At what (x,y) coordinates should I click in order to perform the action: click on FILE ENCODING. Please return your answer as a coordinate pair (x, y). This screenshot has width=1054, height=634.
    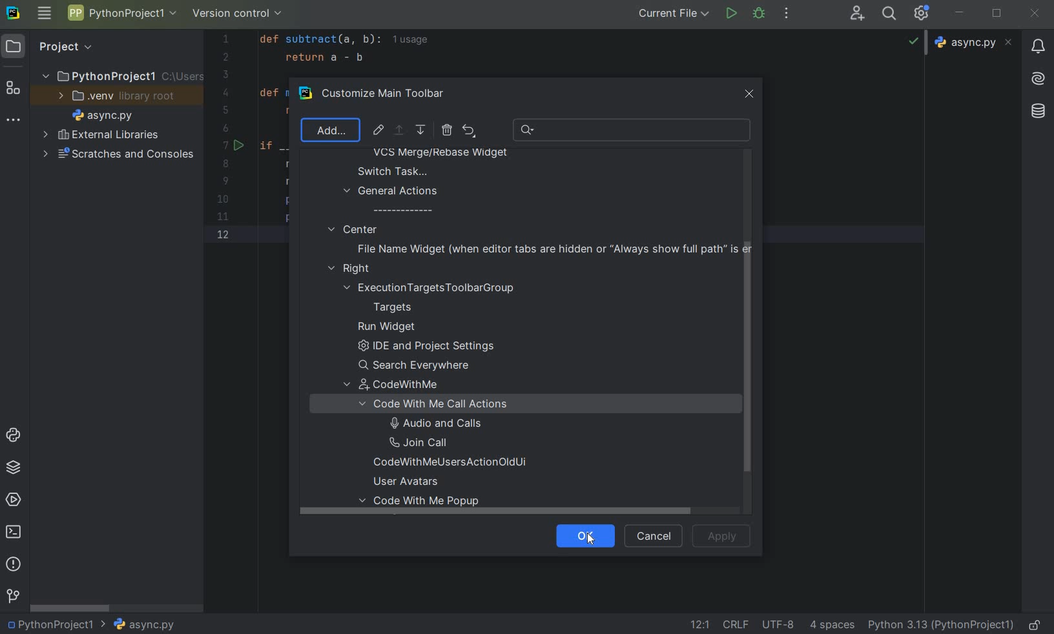
    Looking at the image, I should click on (783, 624).